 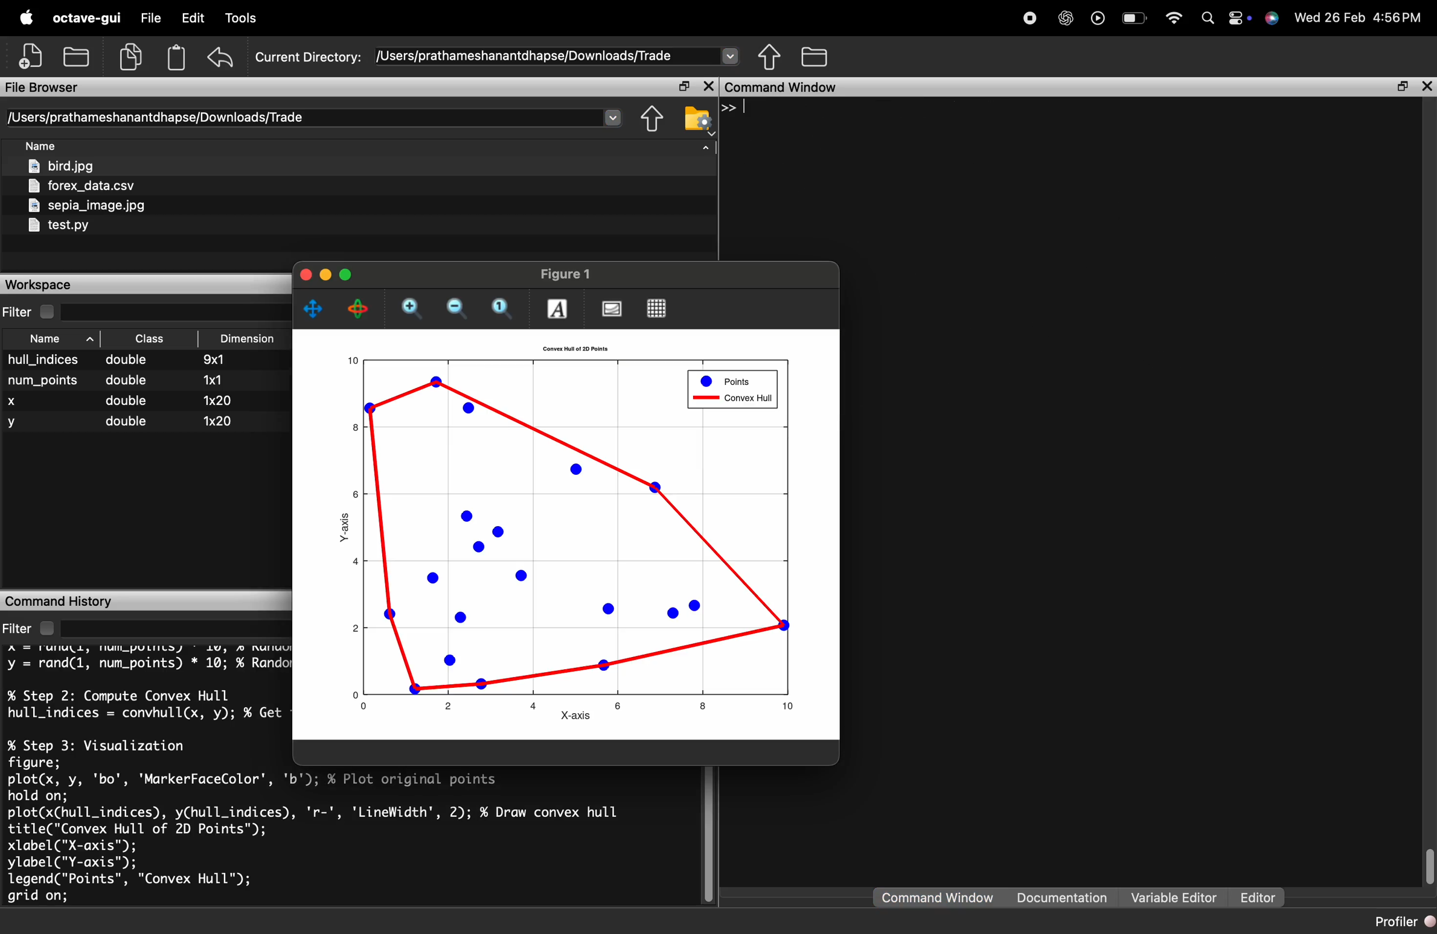 What do you see at coordinates (814, 57) in the screenshot?
I see `folder ` at bounding box center [814, 57].